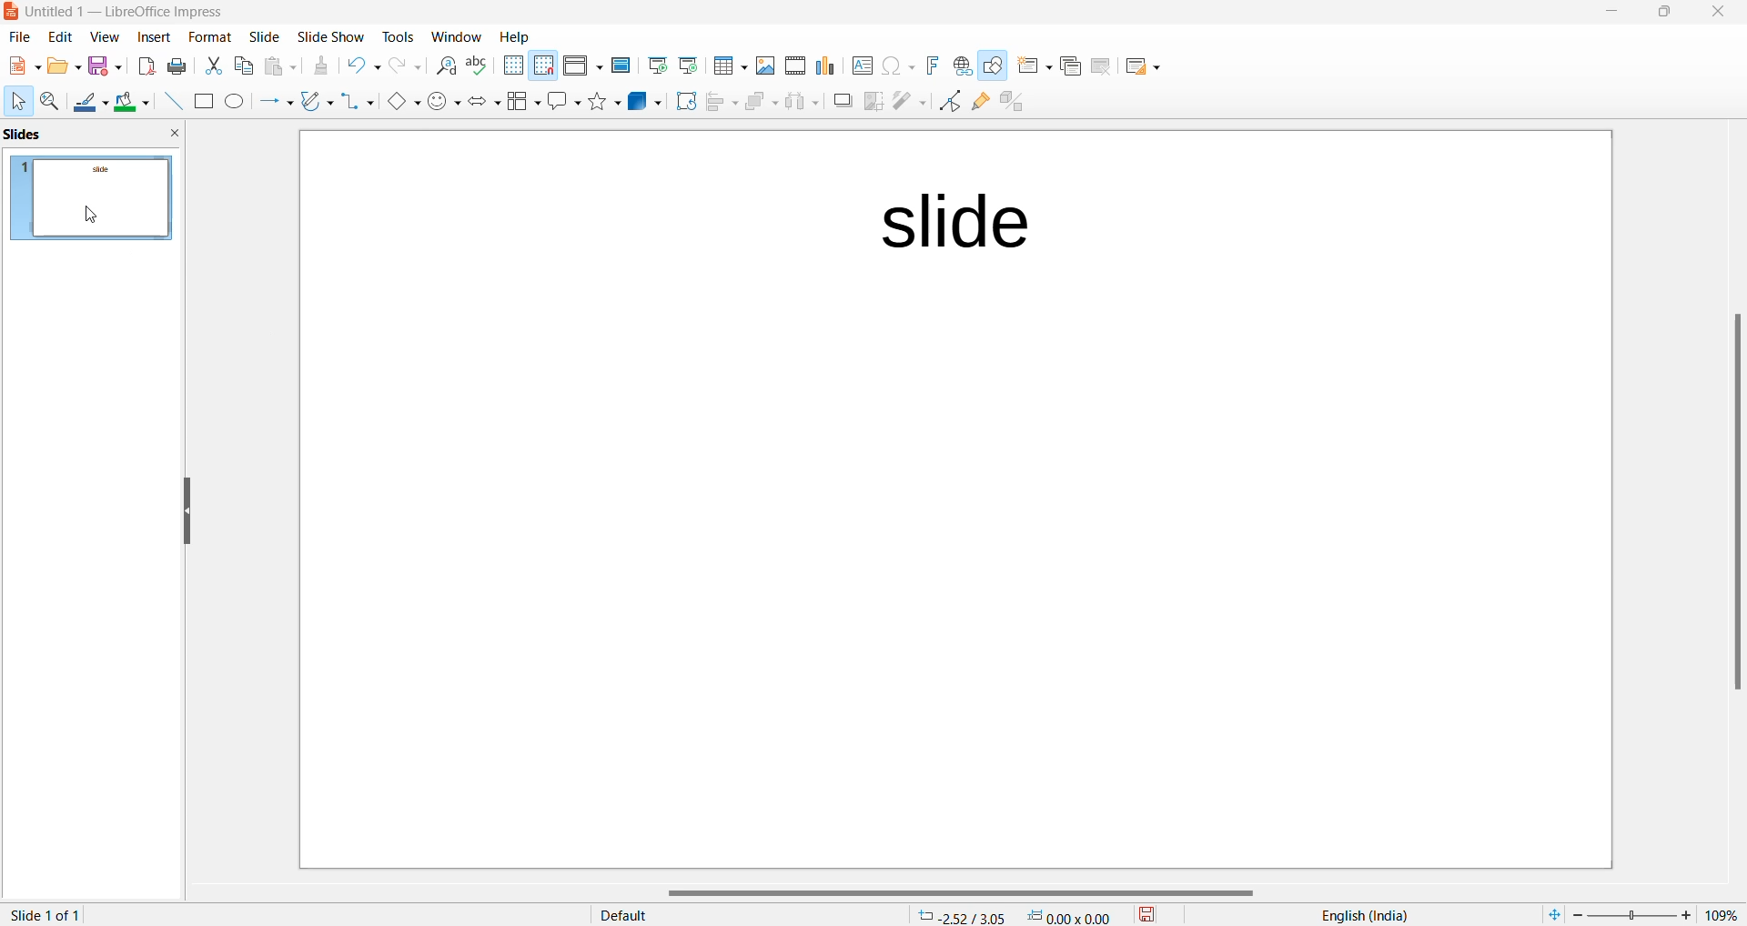  I want to click on undo, so click(367, 68).